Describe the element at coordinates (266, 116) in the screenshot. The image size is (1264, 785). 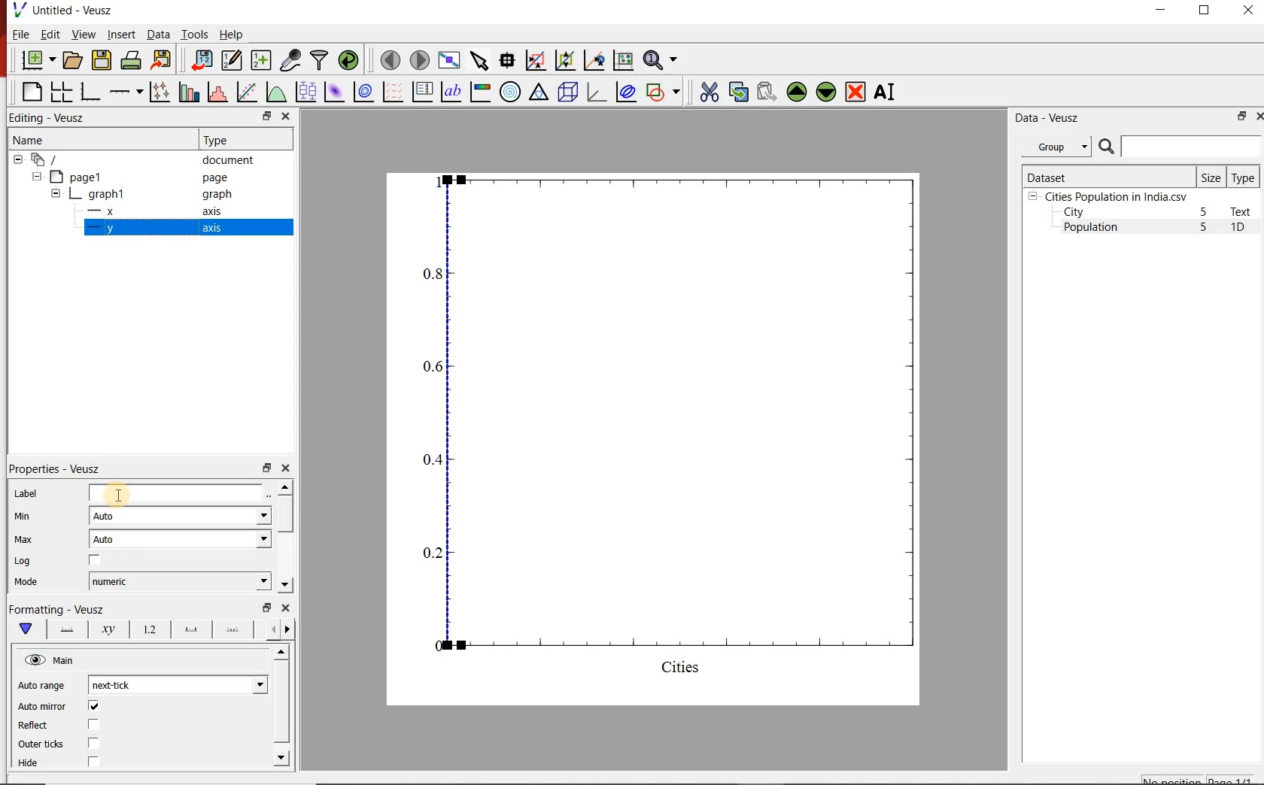
I see `restore` at that location.